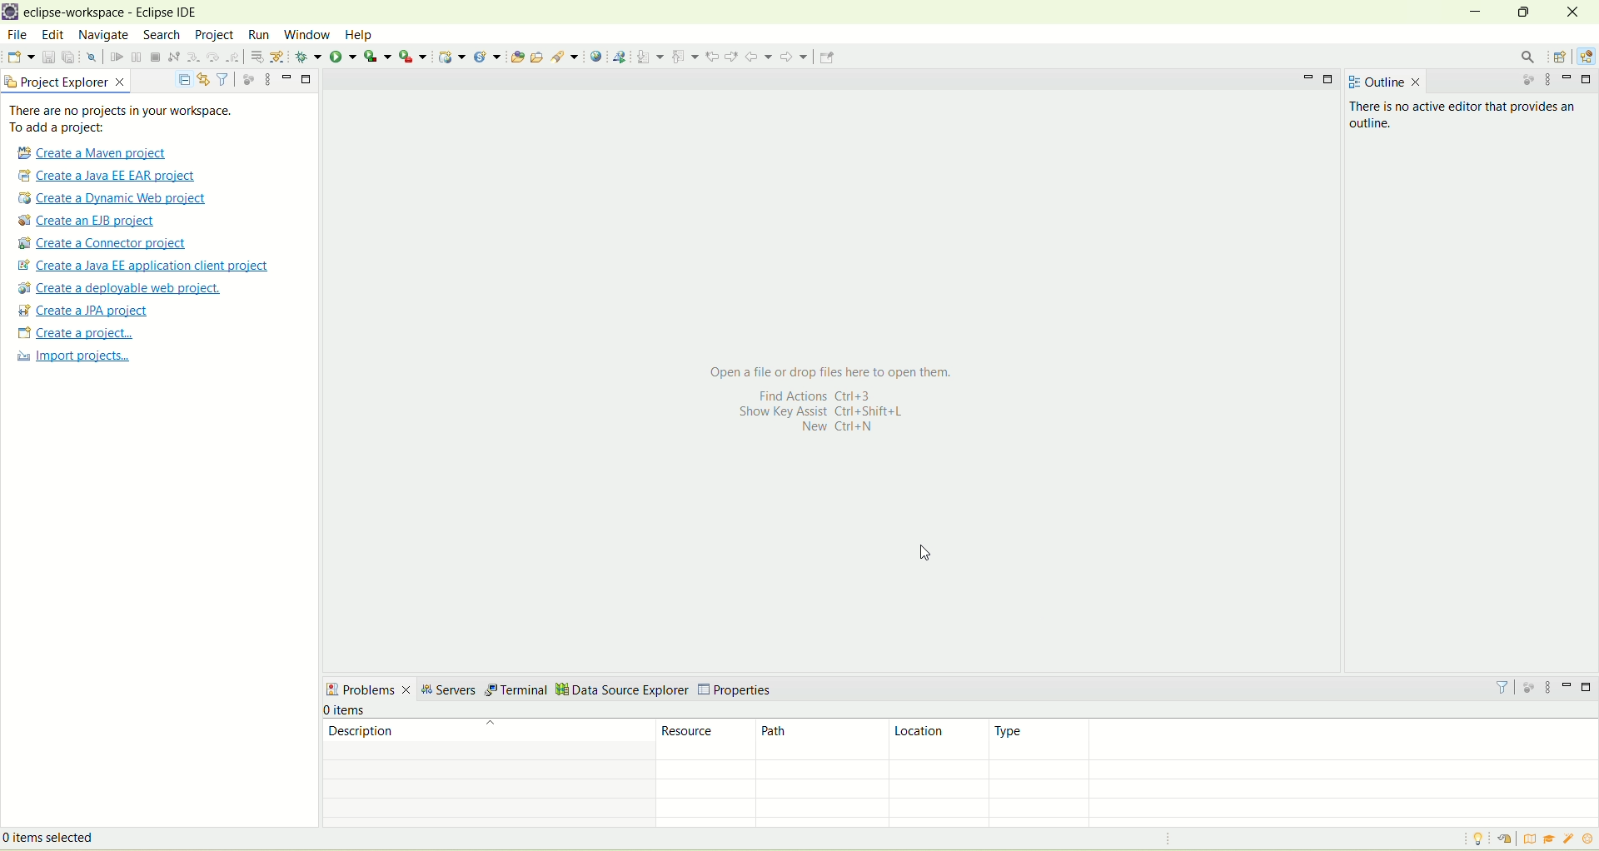  I want to click on create a Maven project, so click(97, 152).